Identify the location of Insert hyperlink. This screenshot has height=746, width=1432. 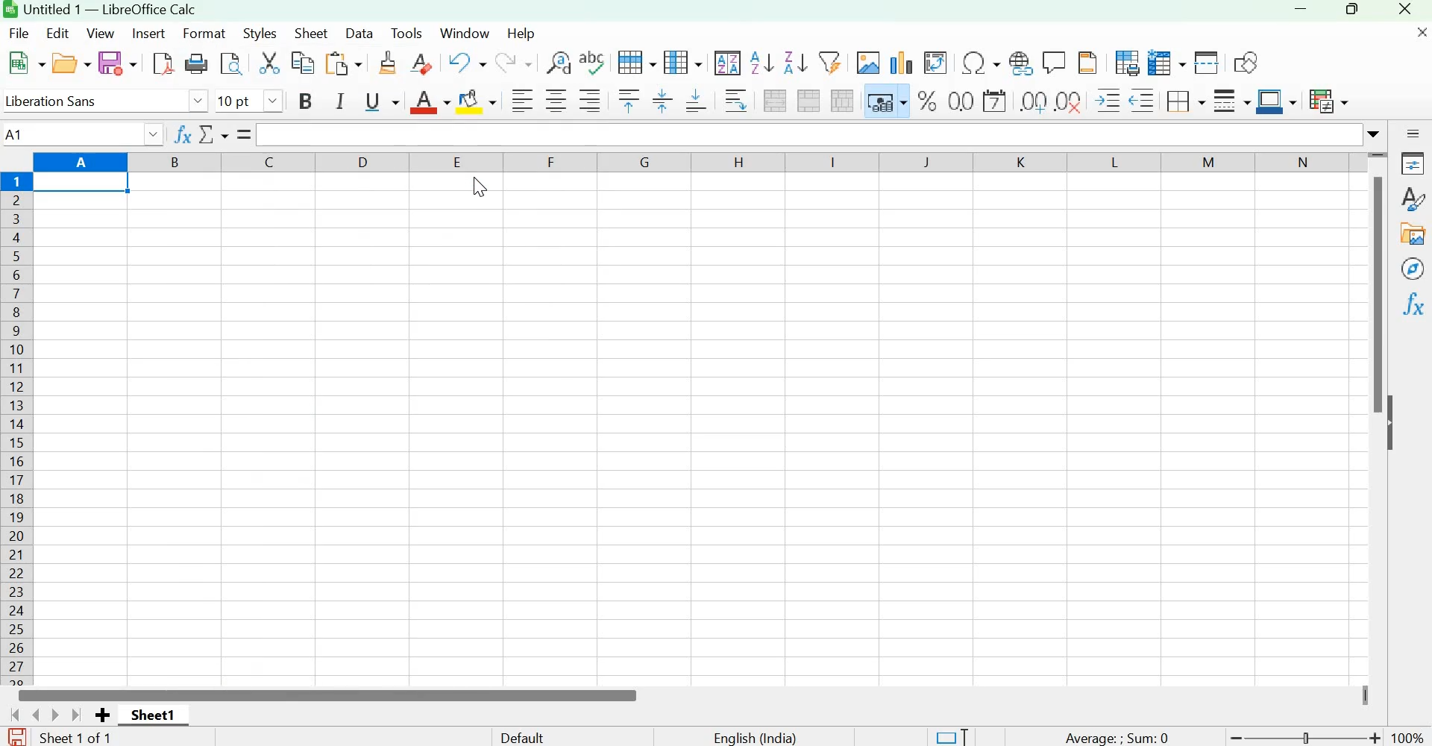
(1021, 60).